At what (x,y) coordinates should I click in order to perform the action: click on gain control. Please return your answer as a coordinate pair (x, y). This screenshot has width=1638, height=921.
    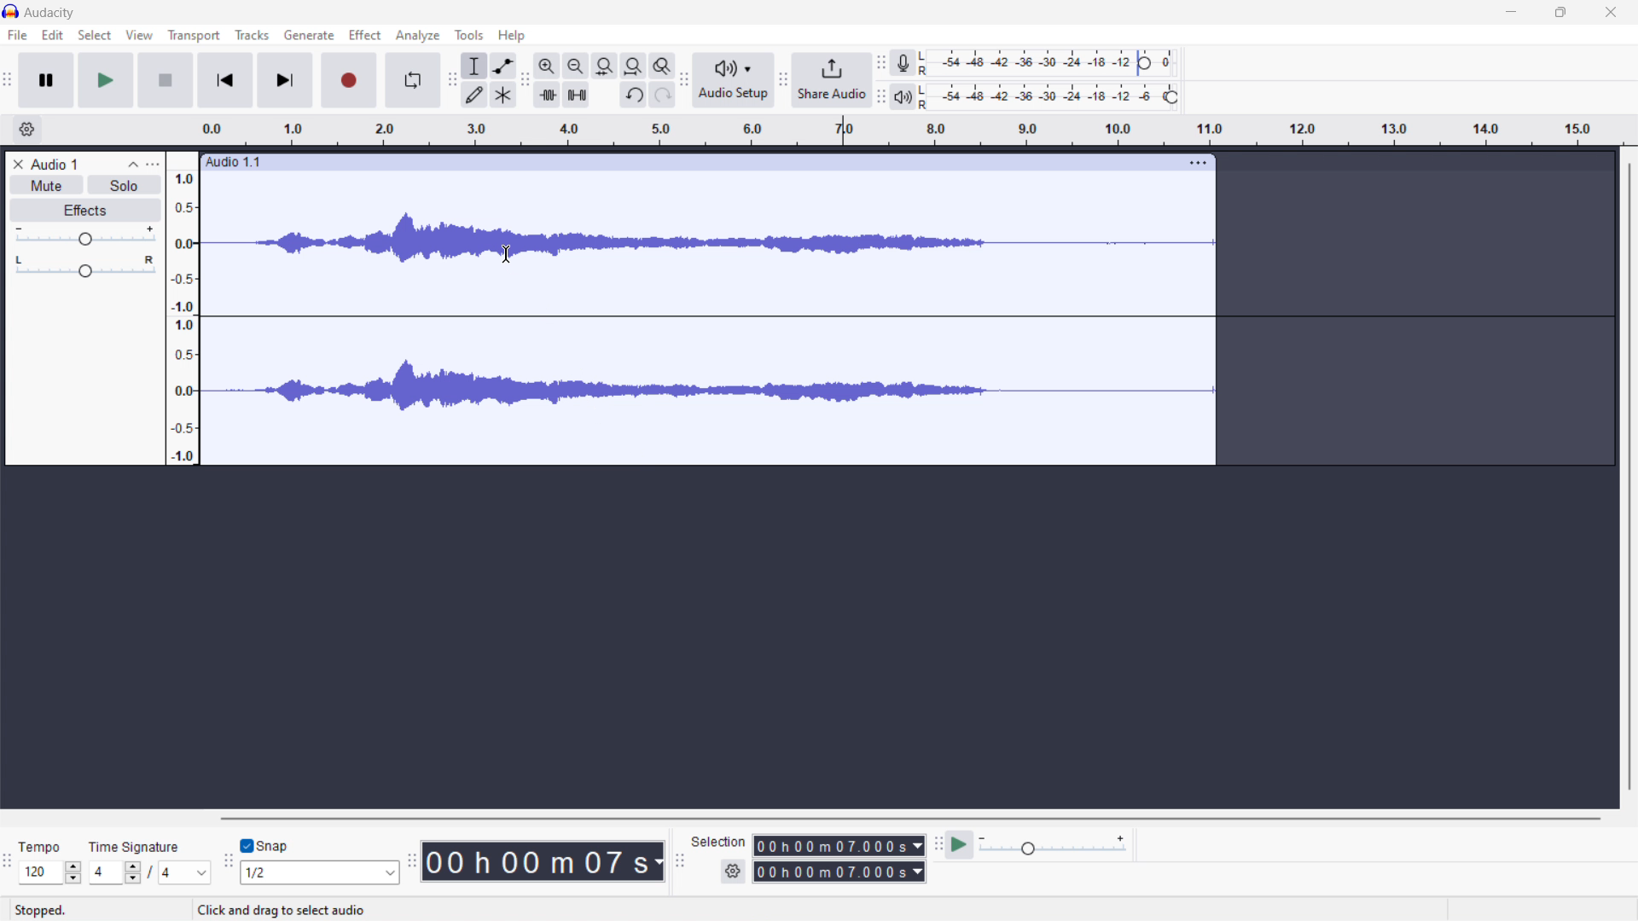
    Looking at the image, I should click on (84, 237).